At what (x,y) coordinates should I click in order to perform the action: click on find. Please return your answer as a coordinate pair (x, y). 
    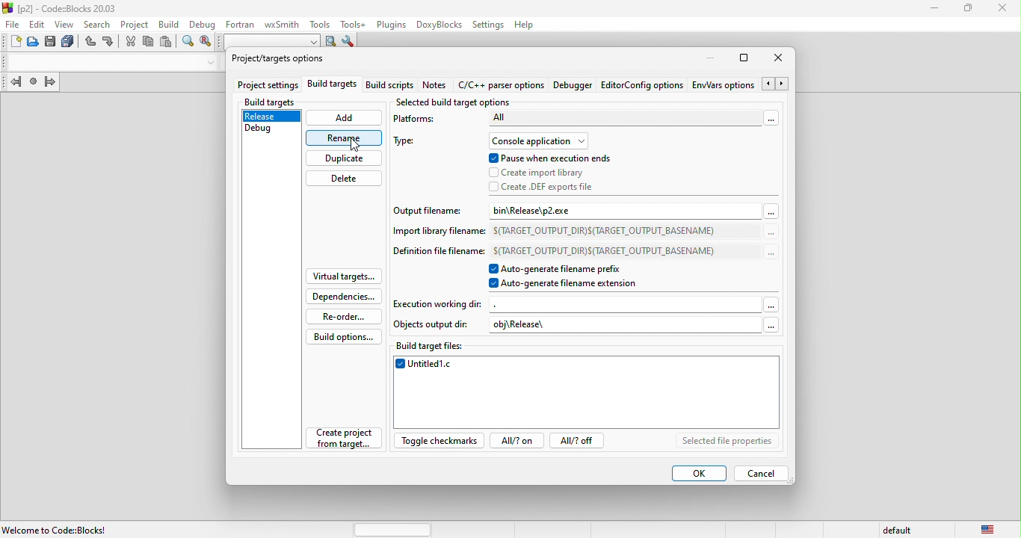
    Looking at the image, I should click on (188, 43).